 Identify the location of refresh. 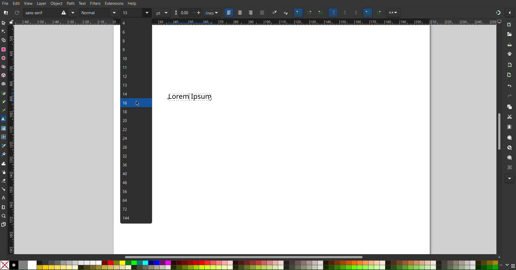
(16, 12).